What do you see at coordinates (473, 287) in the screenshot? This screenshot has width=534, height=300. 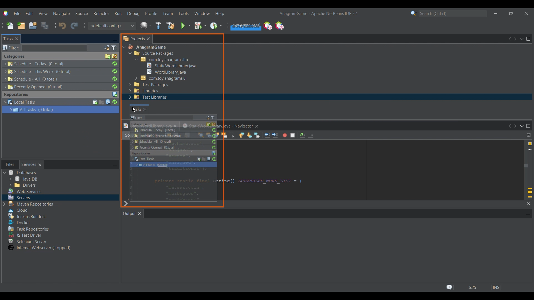 I see `Status bar details` at bounding box center [473, 287].